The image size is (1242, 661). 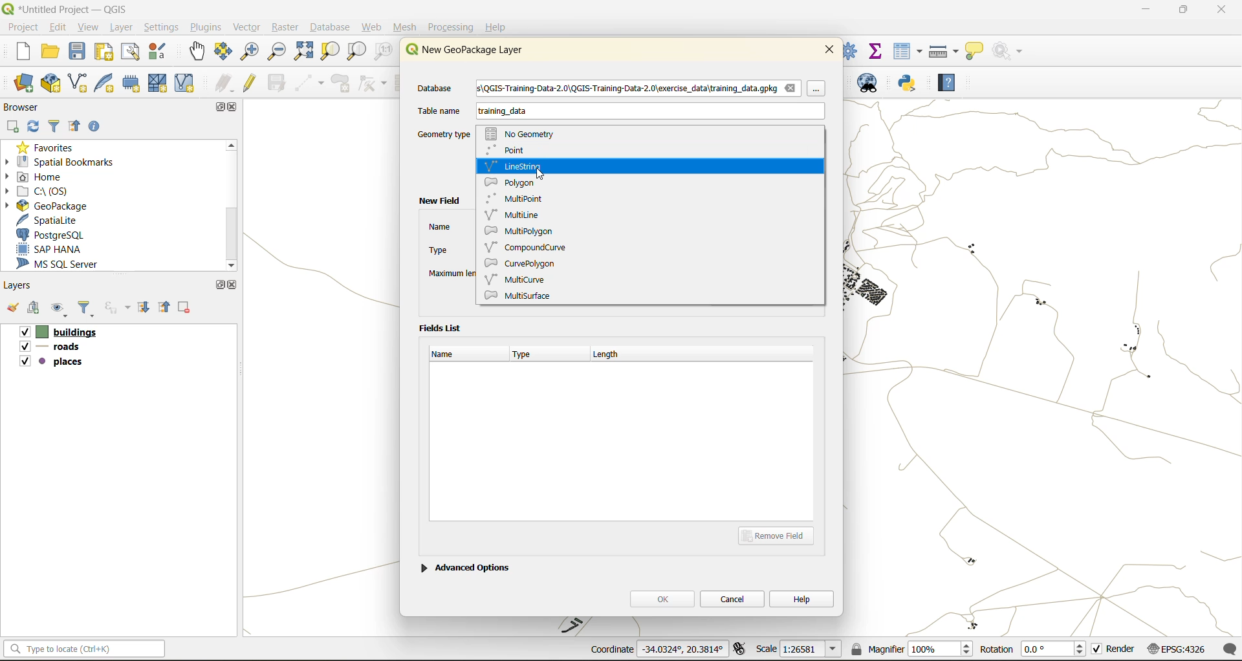 I want to click on zoom selection, so click(x=332, y=51).